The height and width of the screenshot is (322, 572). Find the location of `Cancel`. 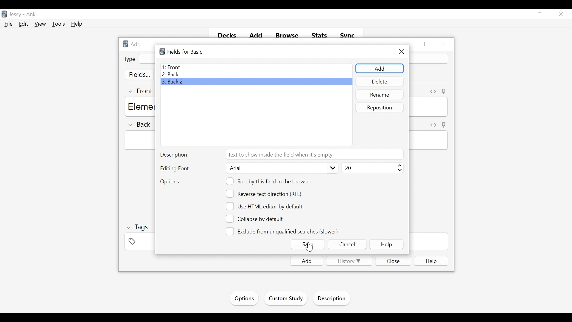

Cancel is located at coordinates (347, 244).